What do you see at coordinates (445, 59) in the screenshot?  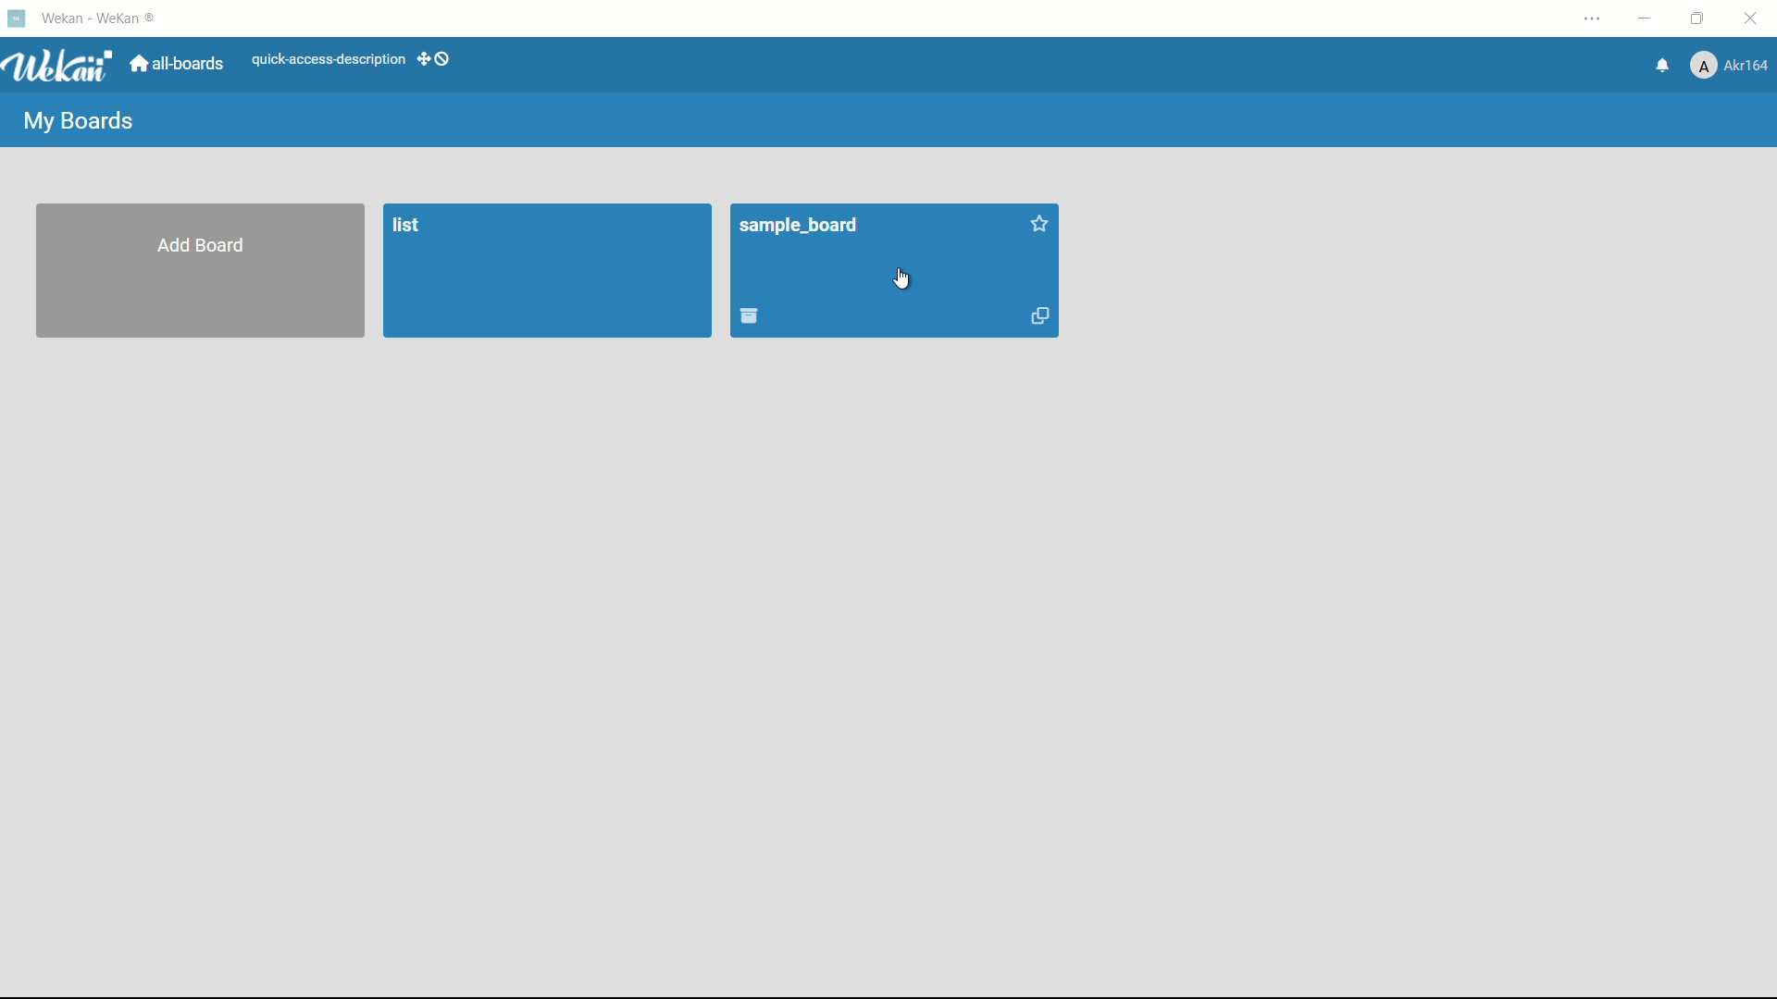 I see `show-desktop-drag-handles` at bounding box center [445, 59].